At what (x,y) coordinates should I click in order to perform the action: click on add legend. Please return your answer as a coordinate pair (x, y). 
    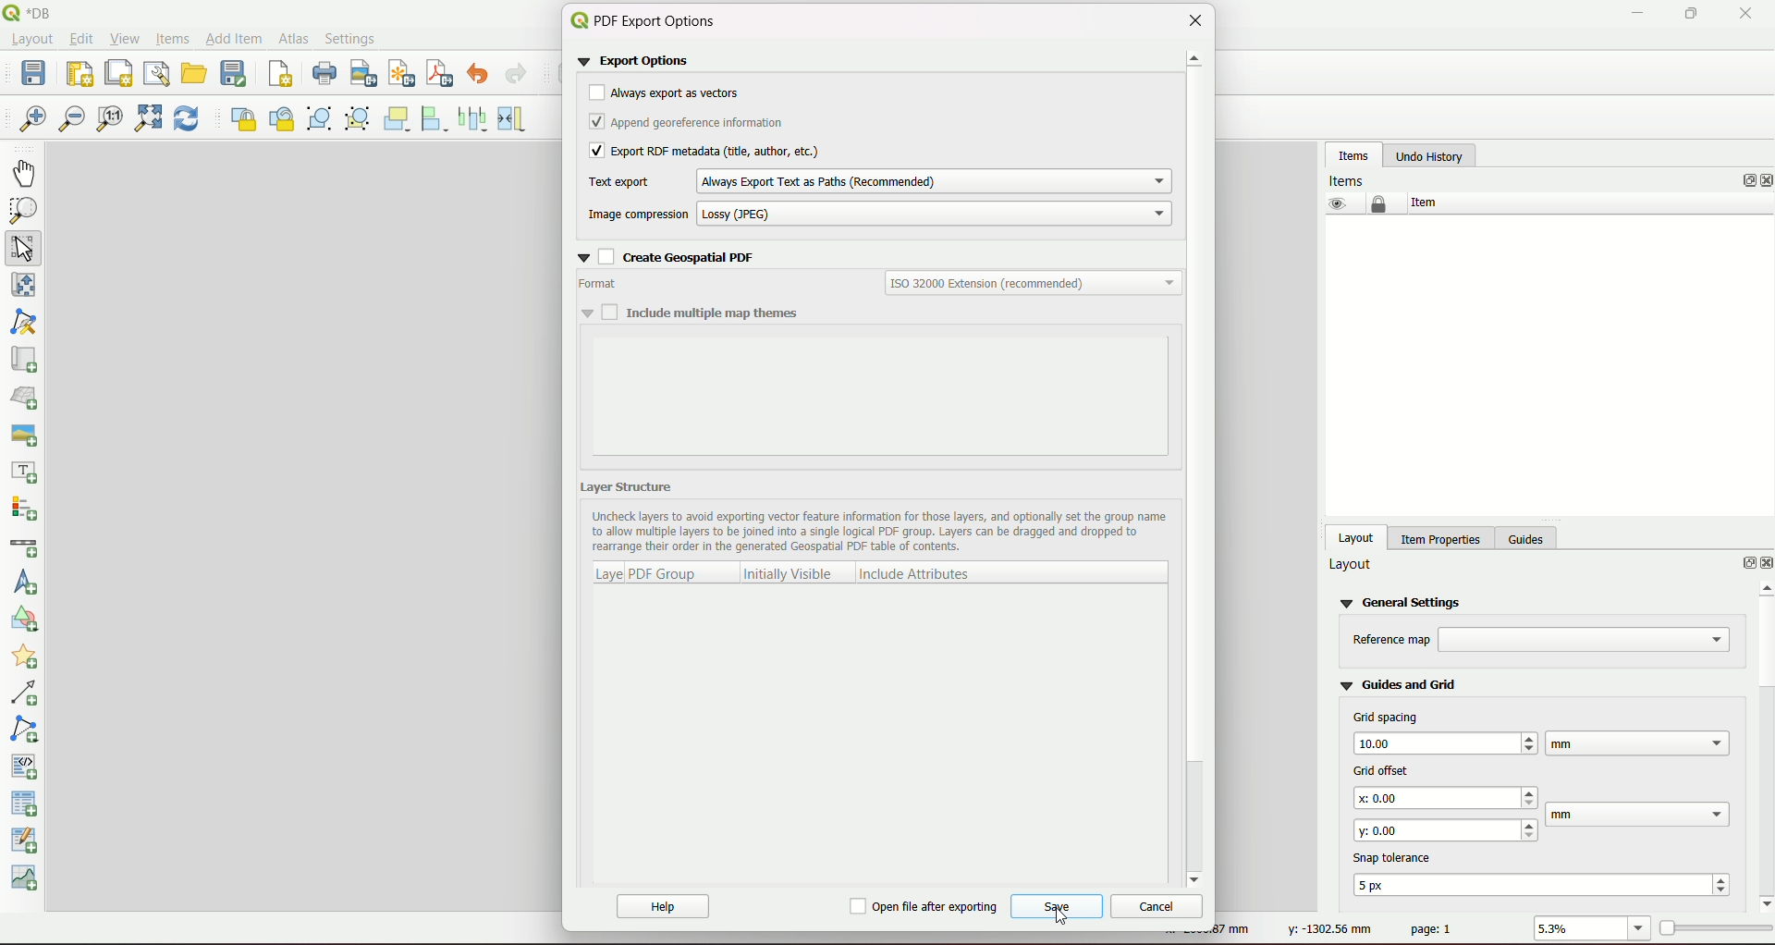
    Looking at the image, I should click on (27, 509).